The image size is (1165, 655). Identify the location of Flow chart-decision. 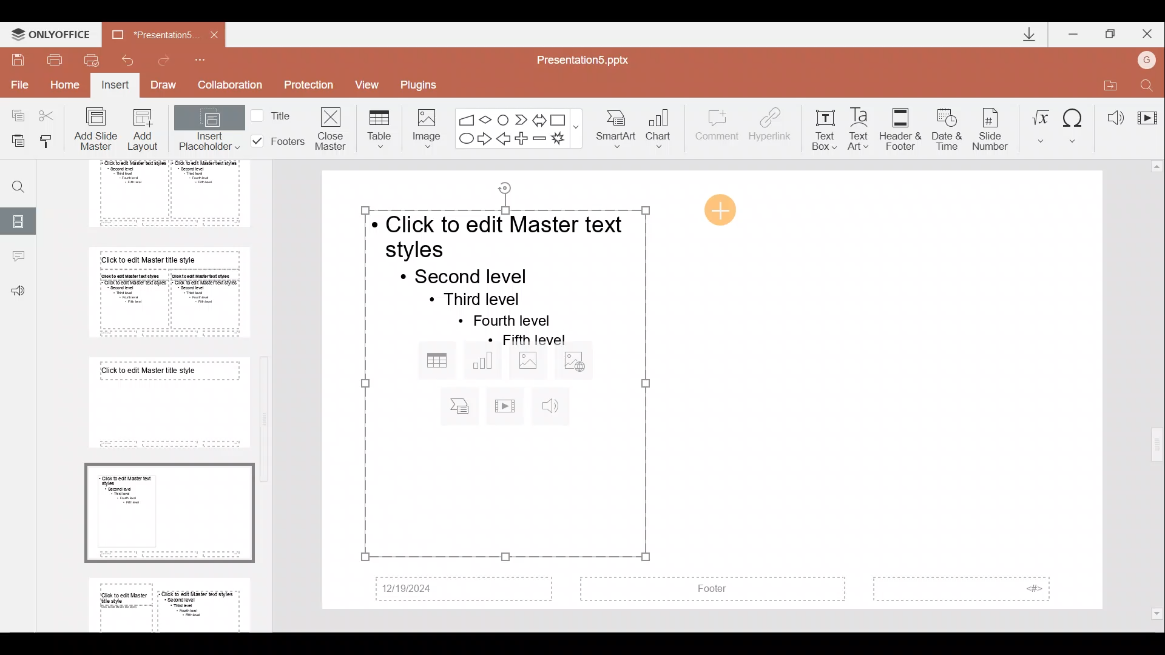
(487, 119).